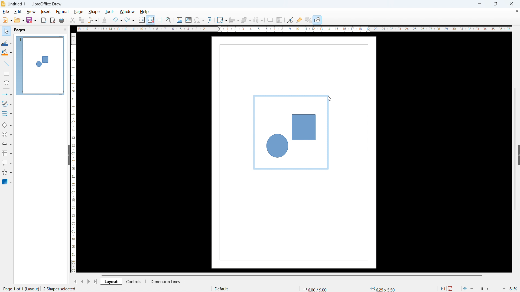 Image resolution: width=520 pixels, height=292 pixels. I want to click on align, so click(234, 20).